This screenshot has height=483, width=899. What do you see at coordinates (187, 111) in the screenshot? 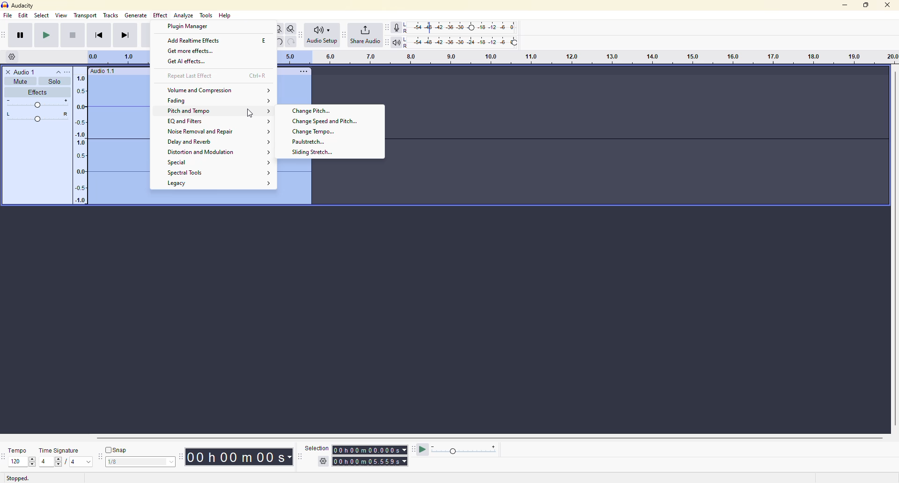
I see `pitch and tempo` at bounding box center [187, 111].